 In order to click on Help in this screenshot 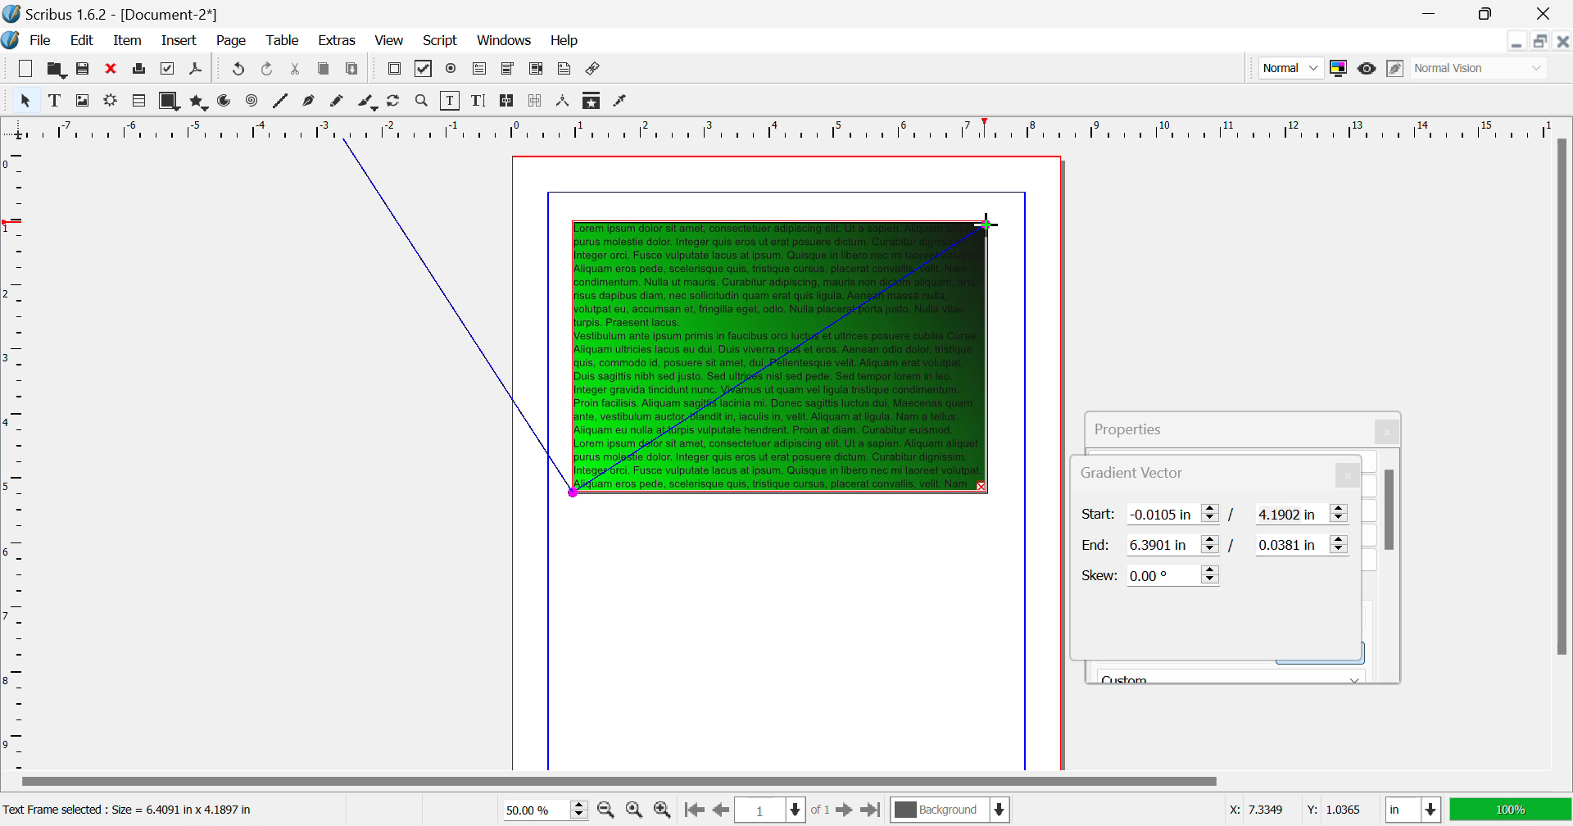, I will do `click(566, 41)`.